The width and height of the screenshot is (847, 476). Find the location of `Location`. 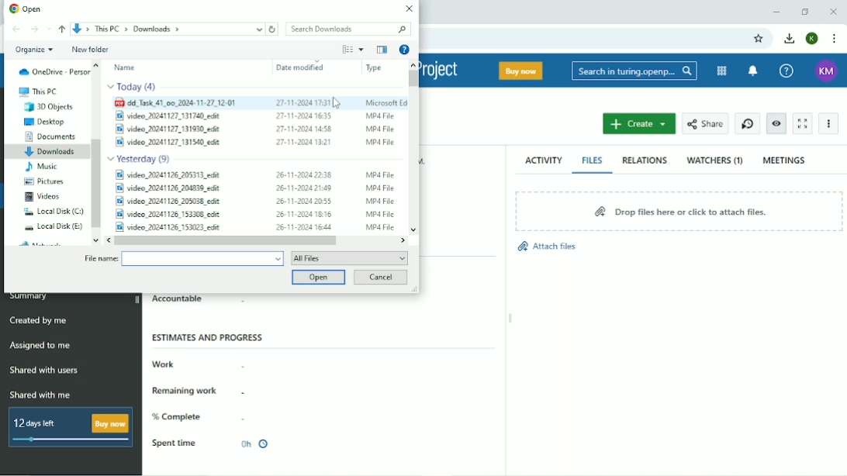

Location is located at coordinates (167, 29).